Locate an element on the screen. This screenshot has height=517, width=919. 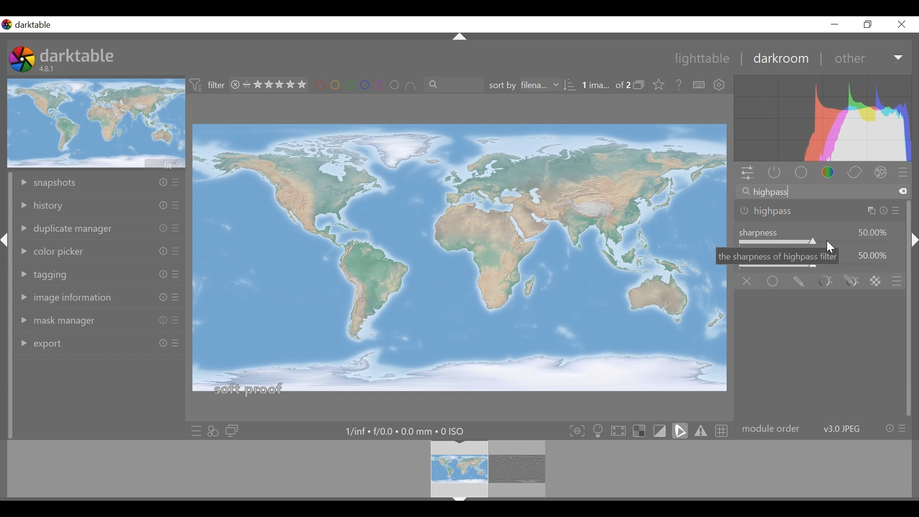
toggle softproofing is located at coordinates (681, 430).